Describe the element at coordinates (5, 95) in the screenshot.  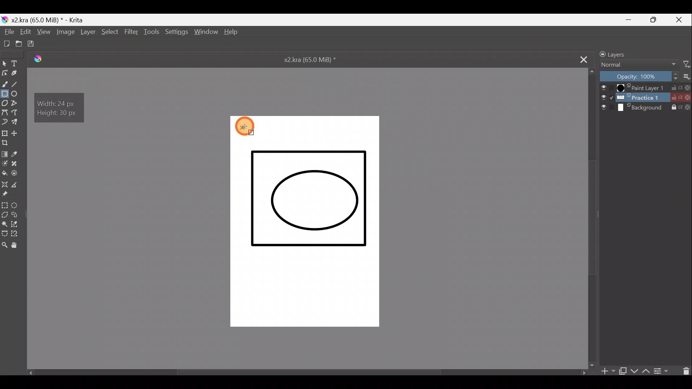
I see `Rectangle tool` at that location.